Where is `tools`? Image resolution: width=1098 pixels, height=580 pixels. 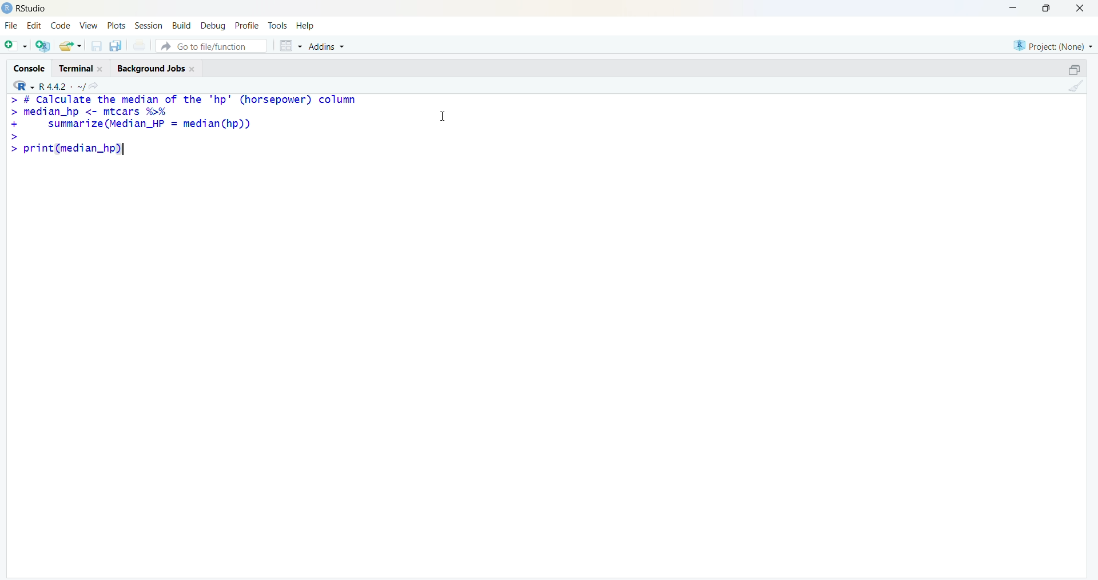
tools is located at coordinates (279, 26).